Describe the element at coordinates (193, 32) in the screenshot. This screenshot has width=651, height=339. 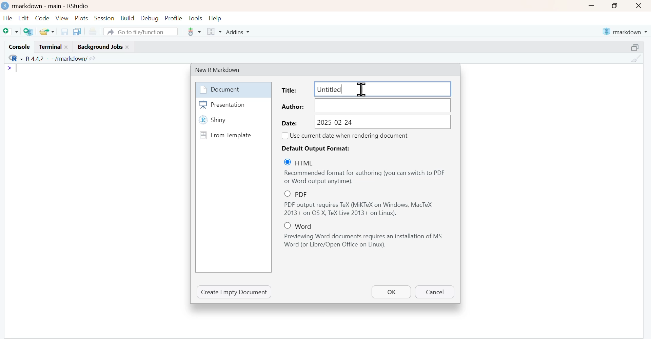
I see `git commit` at that location.